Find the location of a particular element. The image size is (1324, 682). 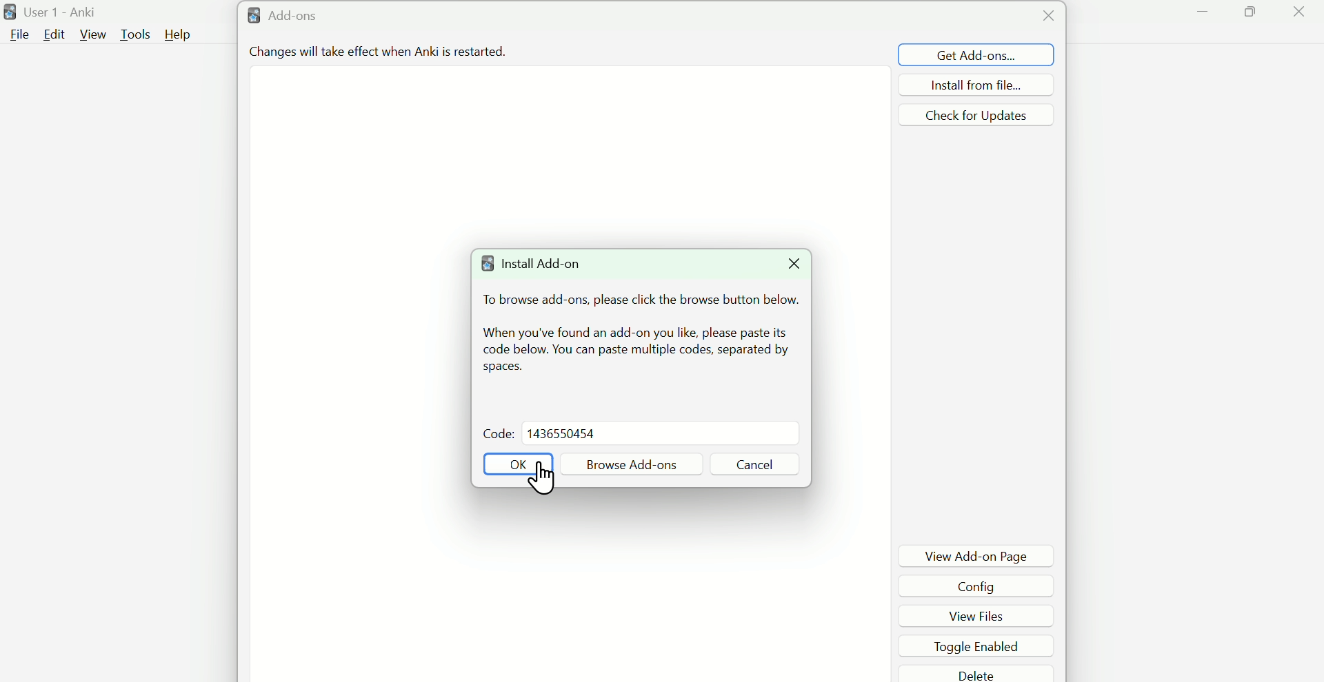

Get add Ons is located at coordinates (976, 54).